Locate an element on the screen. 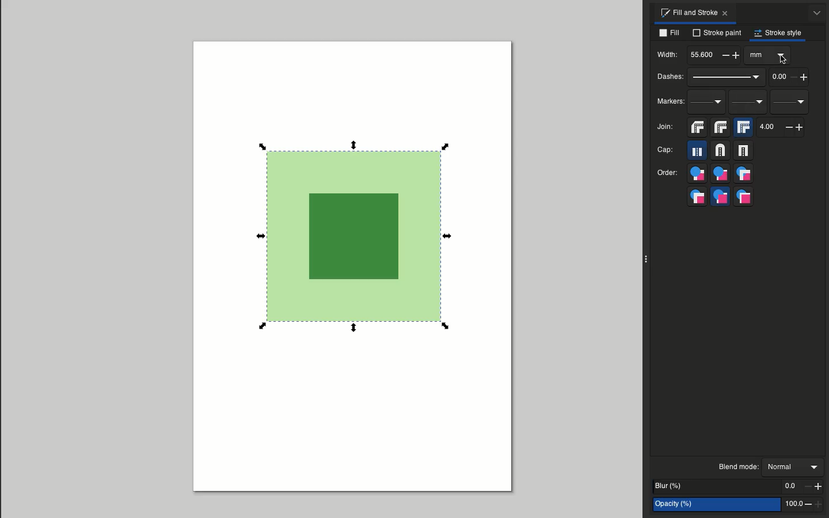 The height and width of the screenshot is (518, 829). Width is located at coordinates (667, 55).